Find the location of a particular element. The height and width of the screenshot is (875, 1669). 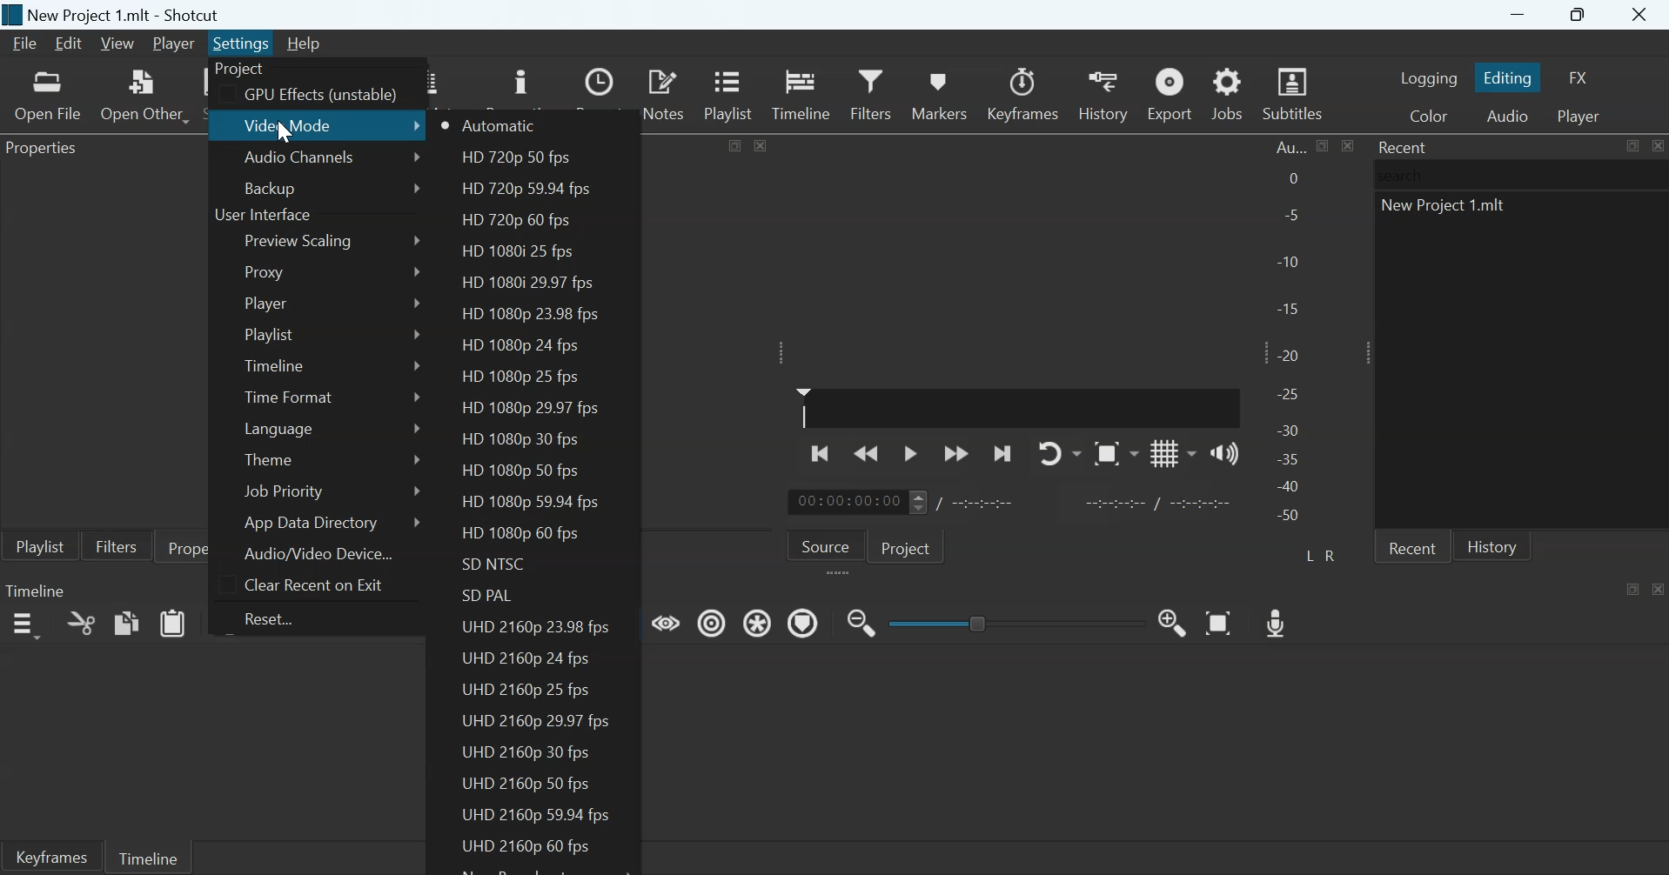

HD 1080p 23.98fps is located at coordinates (533, 314).